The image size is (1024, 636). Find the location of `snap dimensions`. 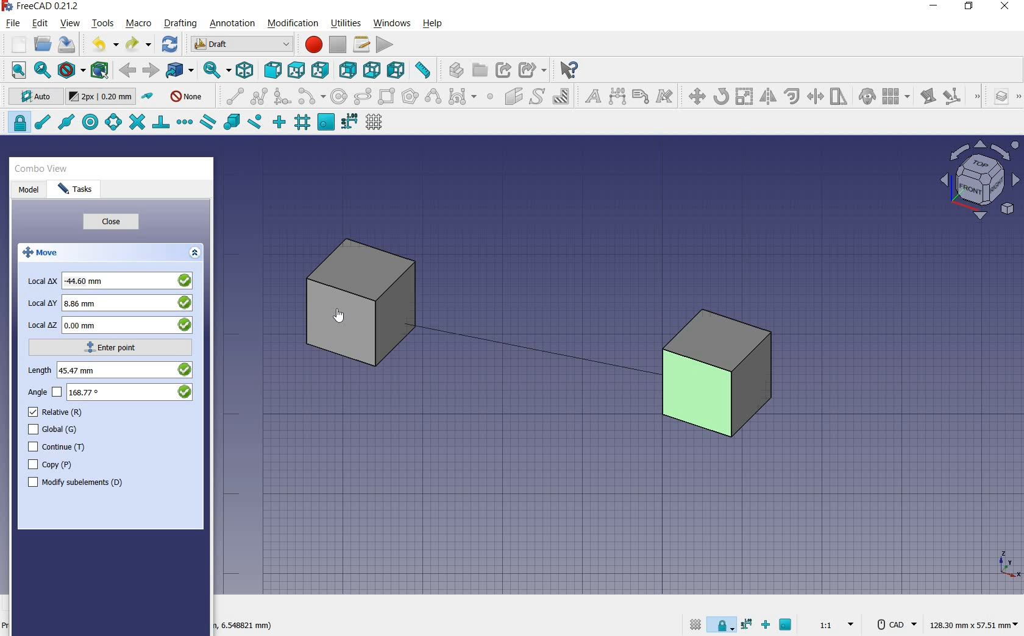

snap dimensions is located at coordinates (350, 122).